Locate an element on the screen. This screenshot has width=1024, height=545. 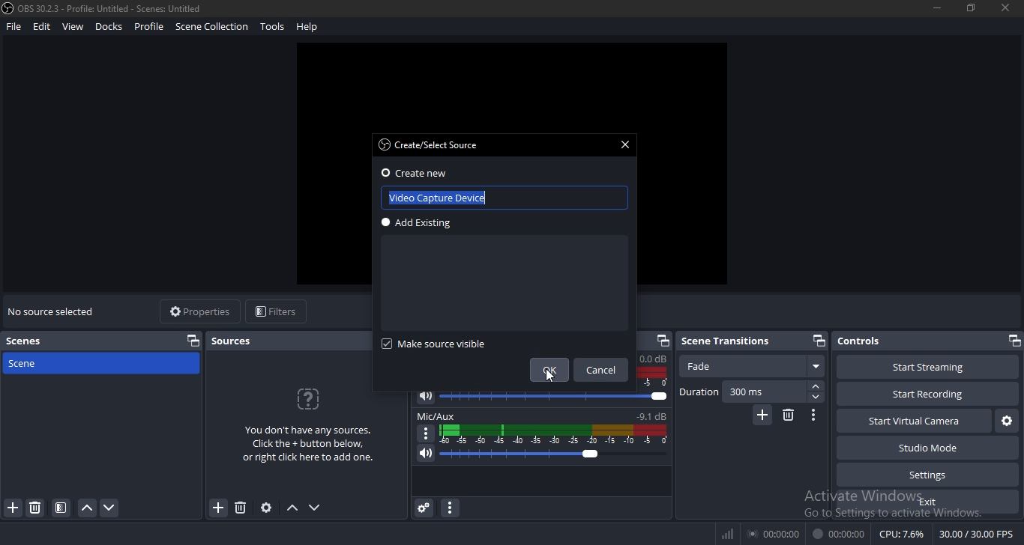
create/select source is located at coordinates (428, 145).